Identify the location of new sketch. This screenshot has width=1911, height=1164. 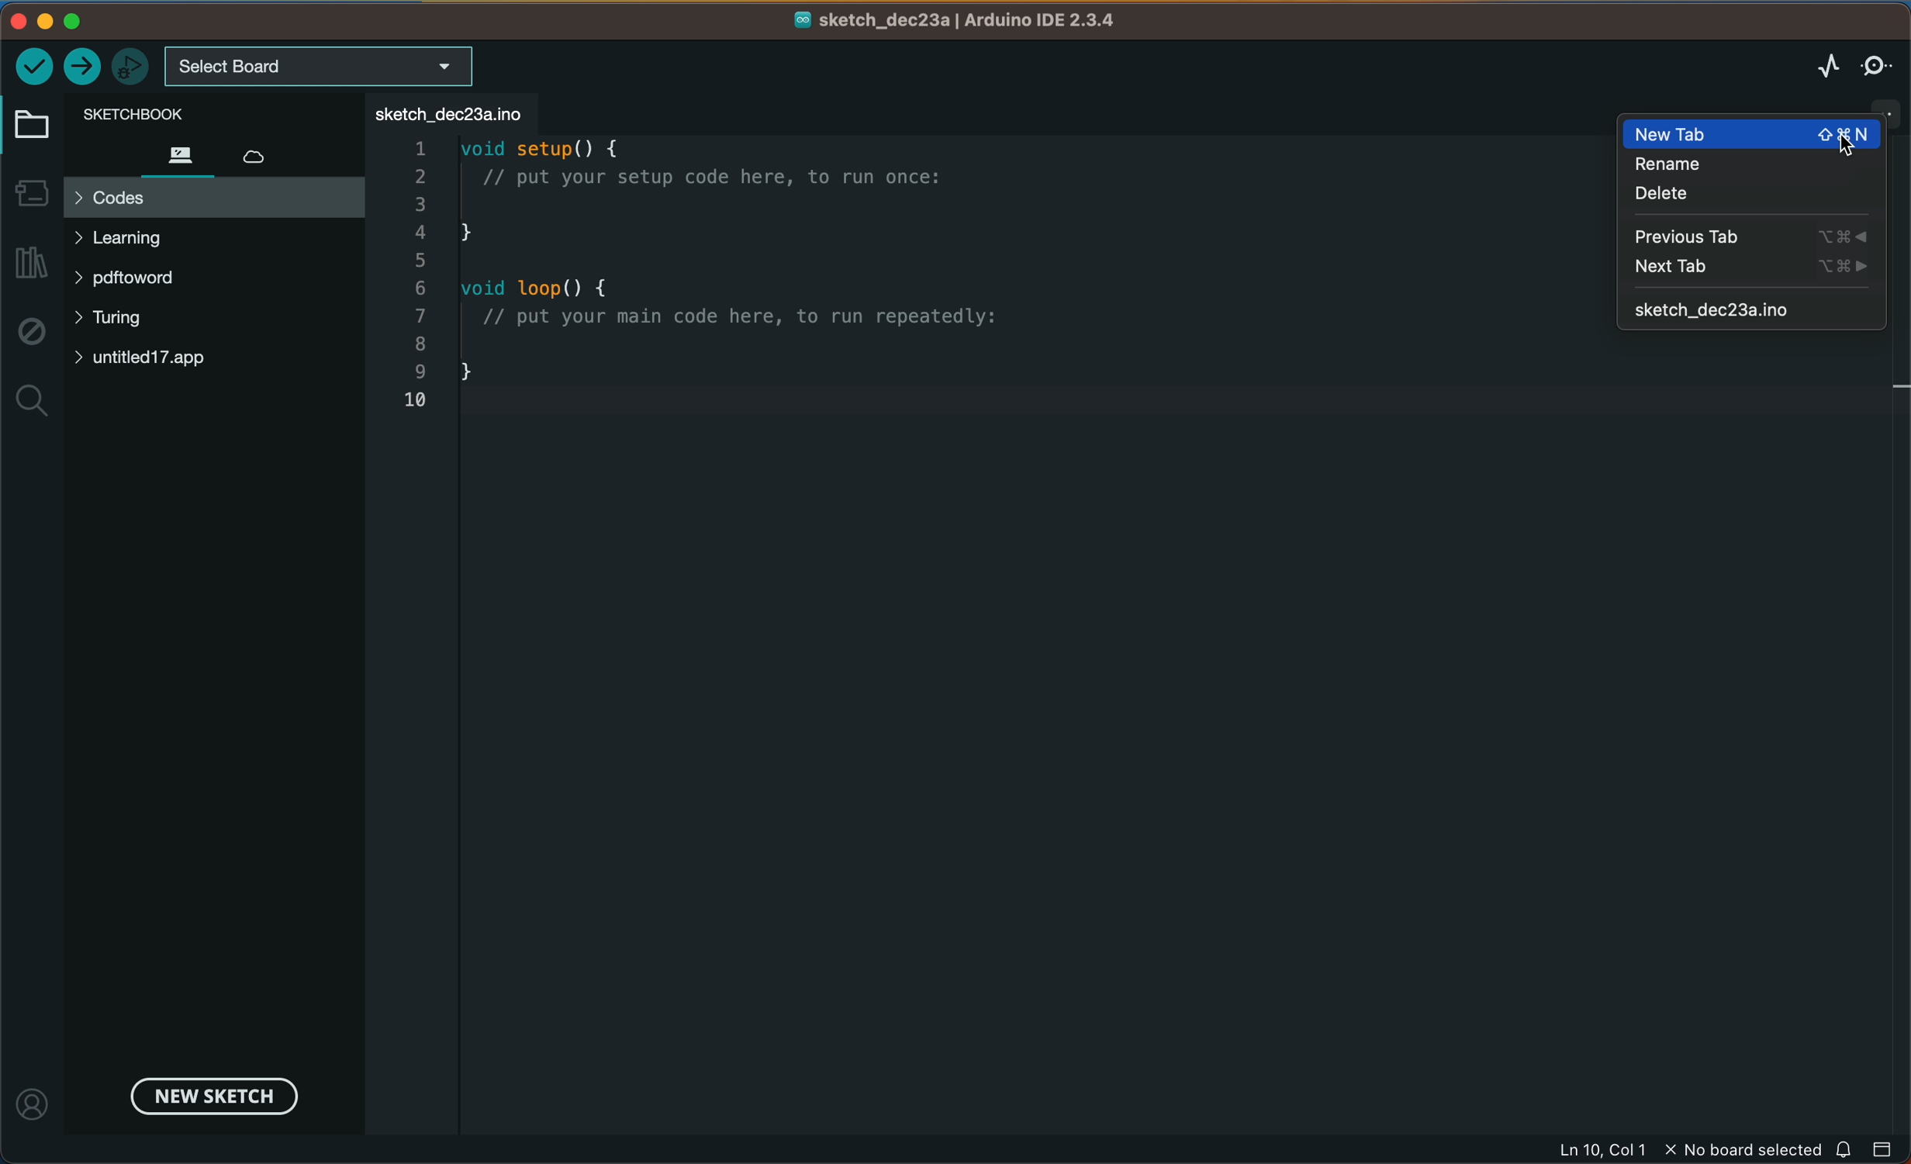
(209, 1094).